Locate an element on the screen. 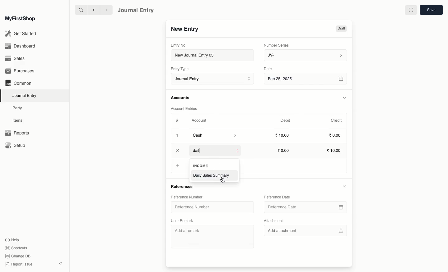  Add attachment is located at coordinates (305, 230).